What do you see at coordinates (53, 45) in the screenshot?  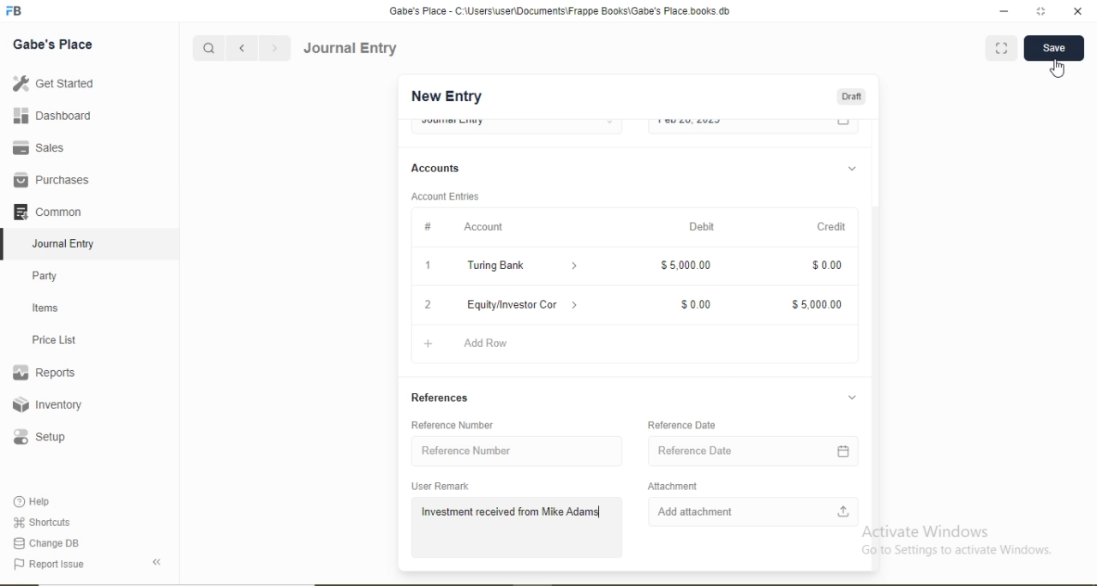 I see `Gabe's Place` at bounding box center [53, 45].